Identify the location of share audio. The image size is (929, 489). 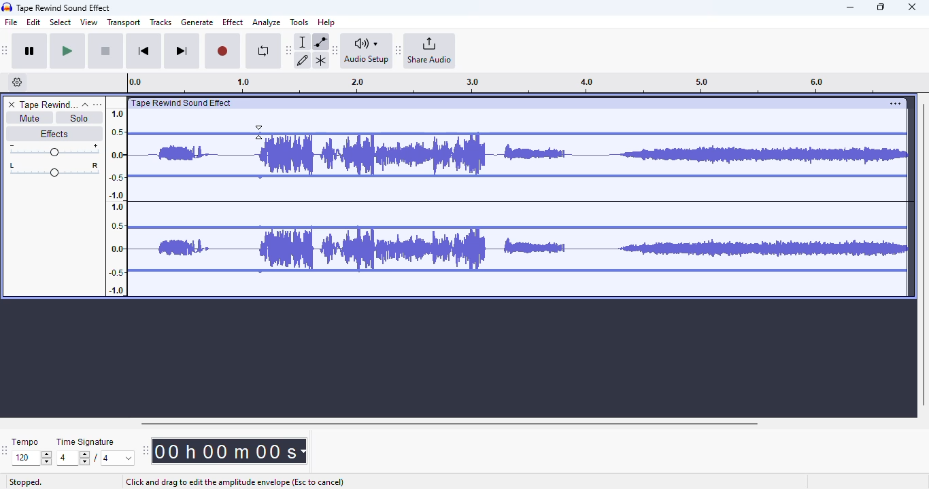
(430, 51).